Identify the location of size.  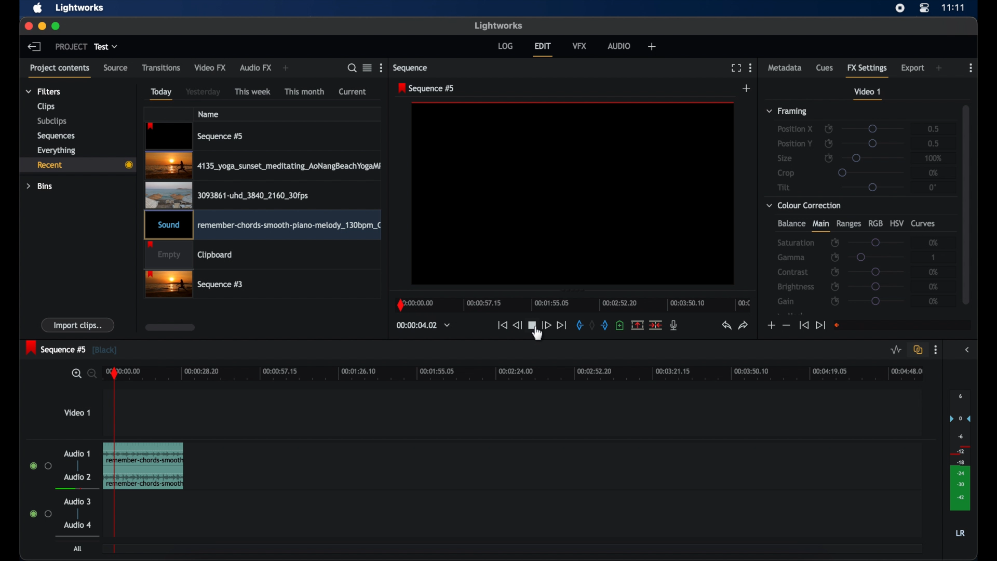
(785, 158).